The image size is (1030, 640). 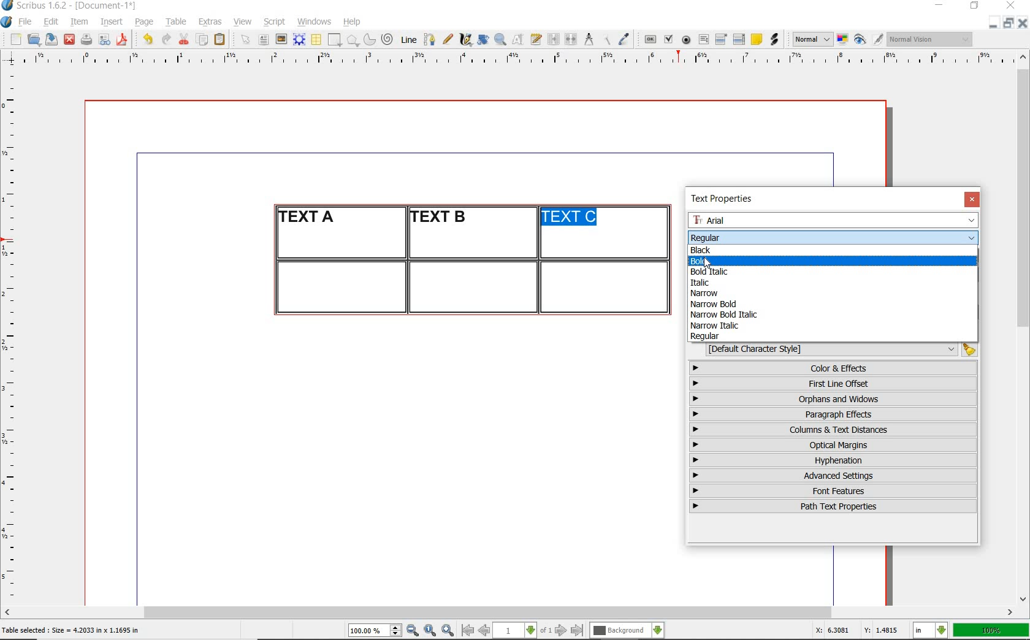 What do you see at coordinates (523, 59) in the screenshot?
I see `ruler` at bounding box center [523, 59].